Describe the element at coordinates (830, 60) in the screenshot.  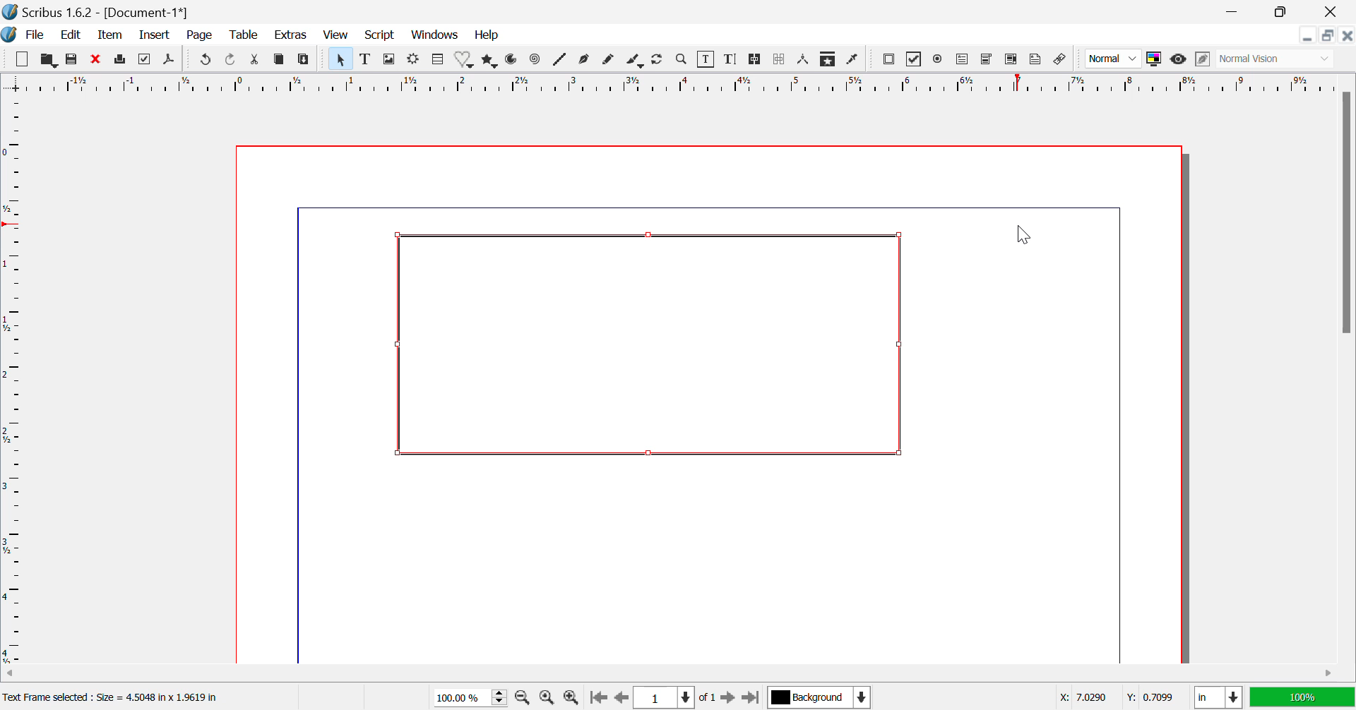
I see `Copy Item Properties` at that location.